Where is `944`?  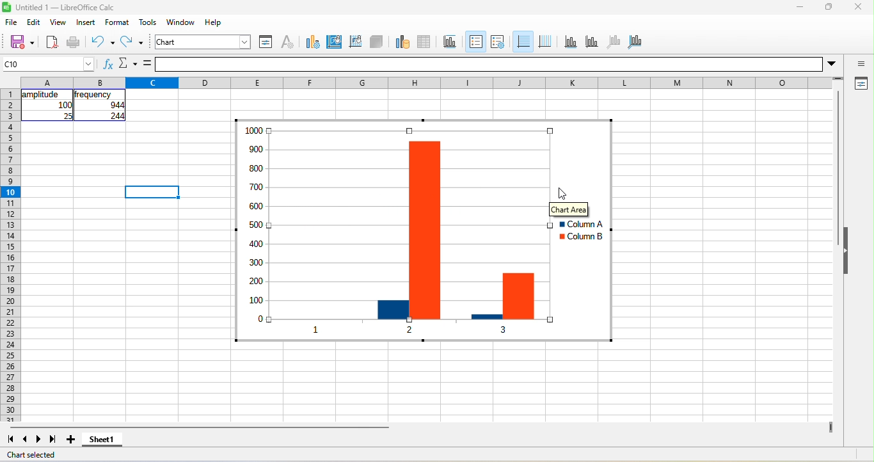
944 is located at coordinates (111, 106).